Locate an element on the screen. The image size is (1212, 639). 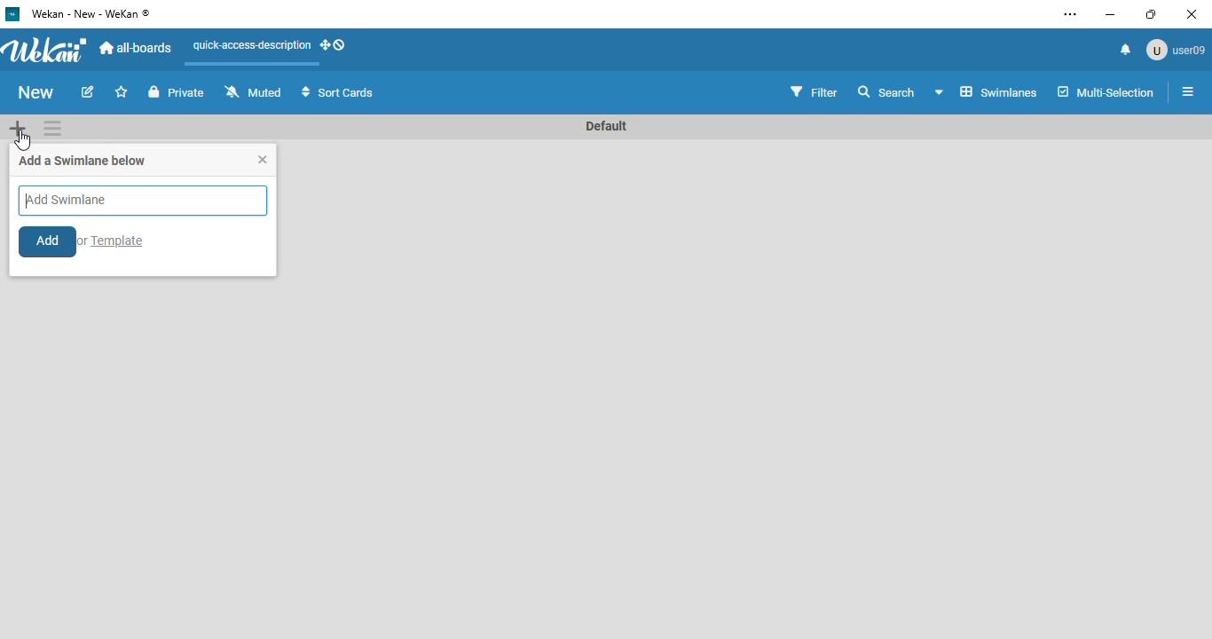
multi-selection is located at coordinates (1106, 92).